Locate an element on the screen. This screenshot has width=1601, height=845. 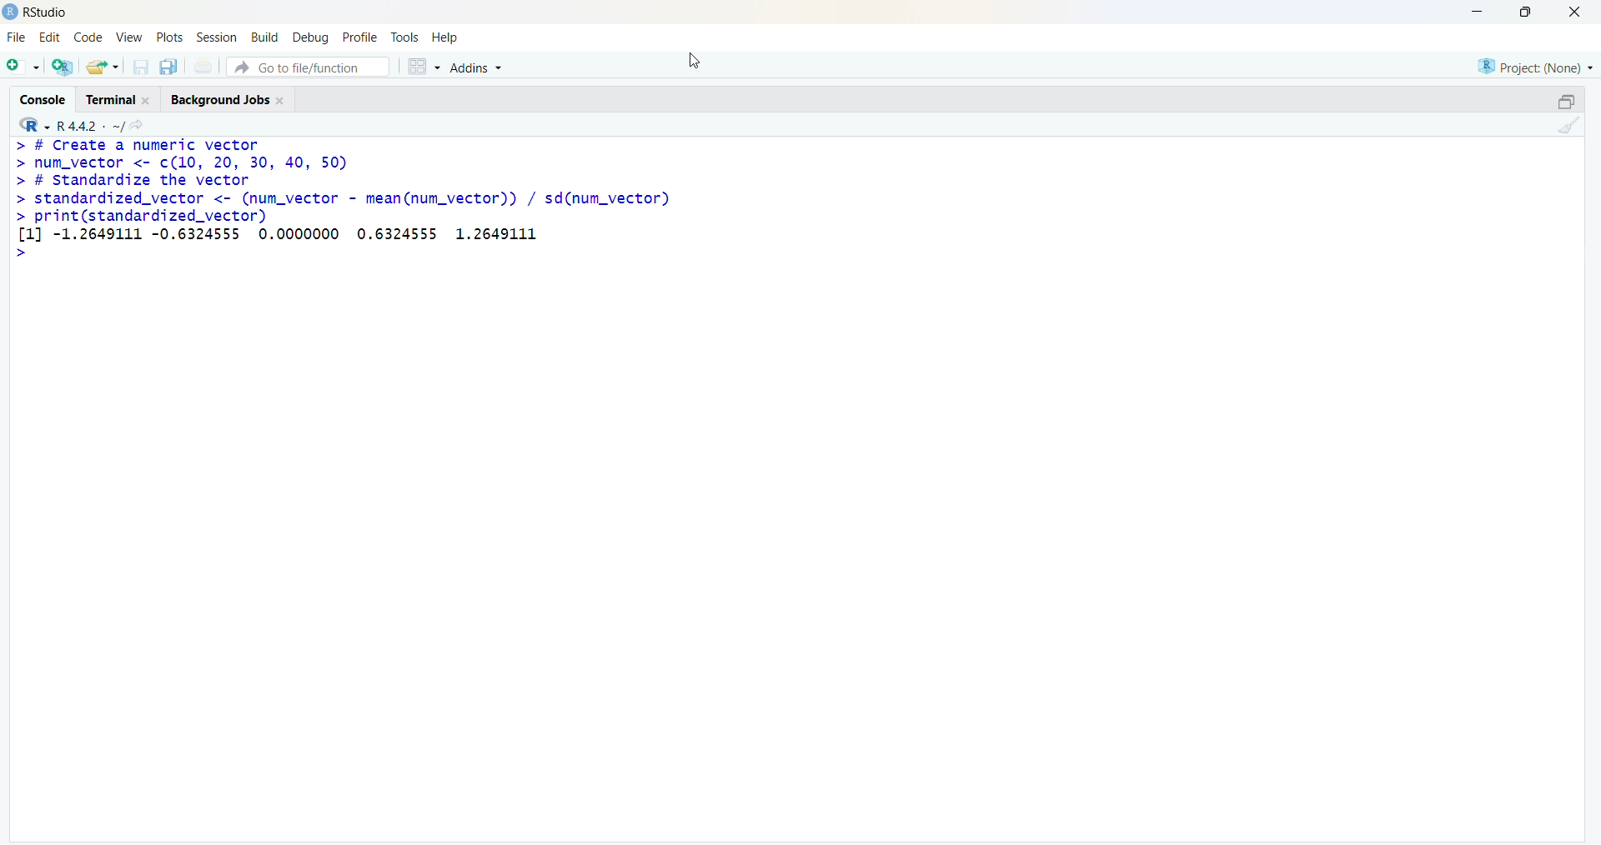
session is located at coordinates (218, 37).